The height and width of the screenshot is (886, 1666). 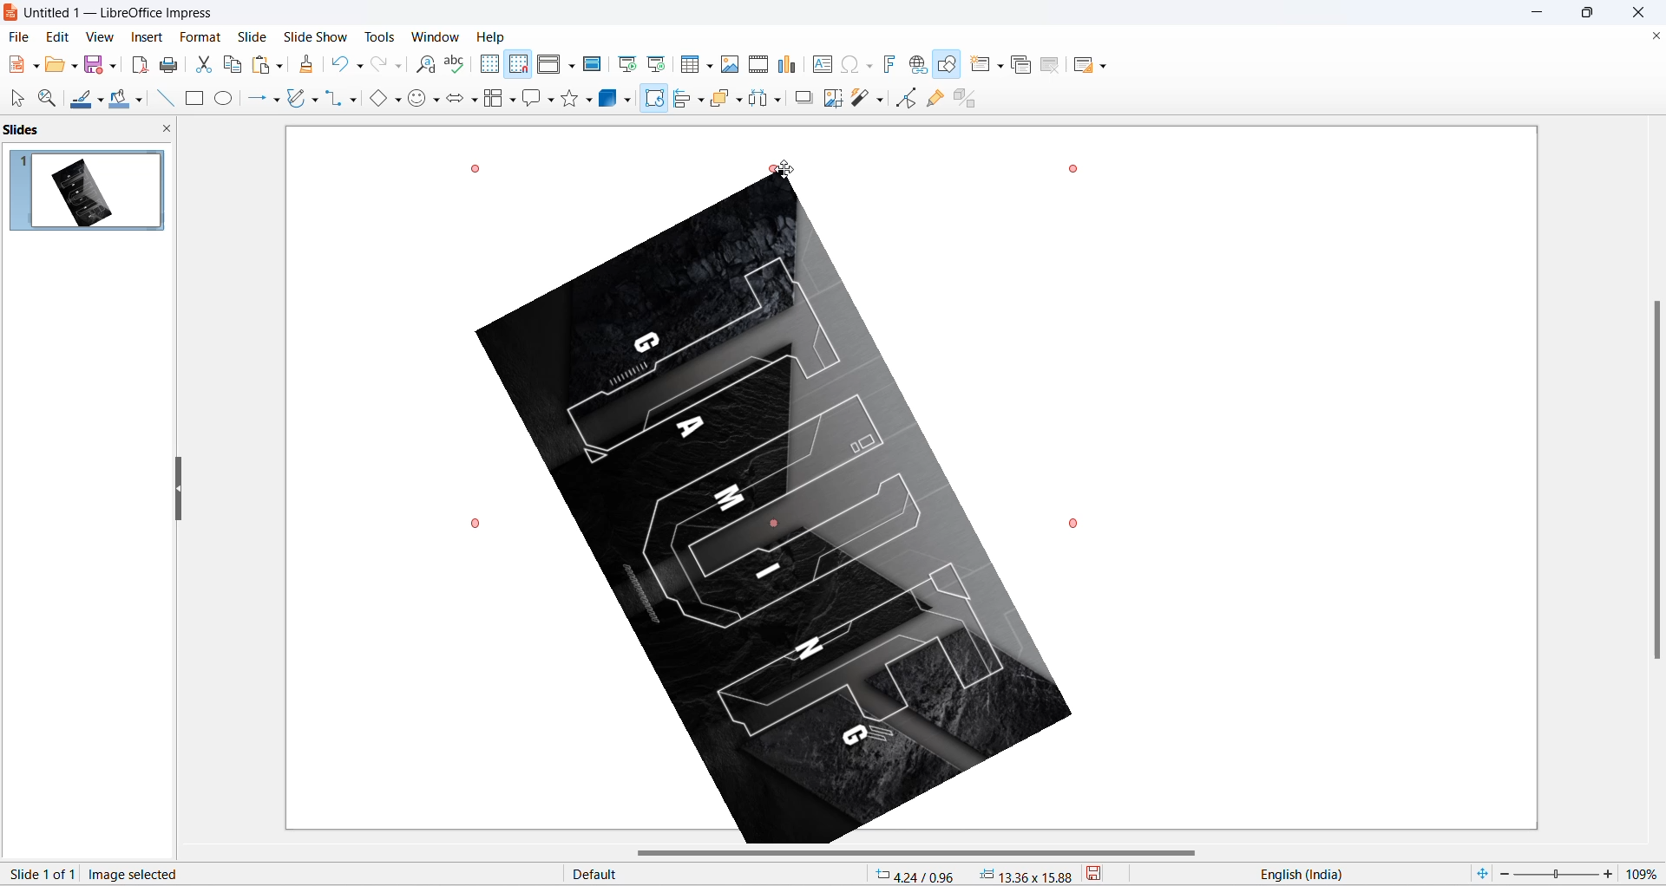 I want to click on star shape, so click(x=569, y=99).